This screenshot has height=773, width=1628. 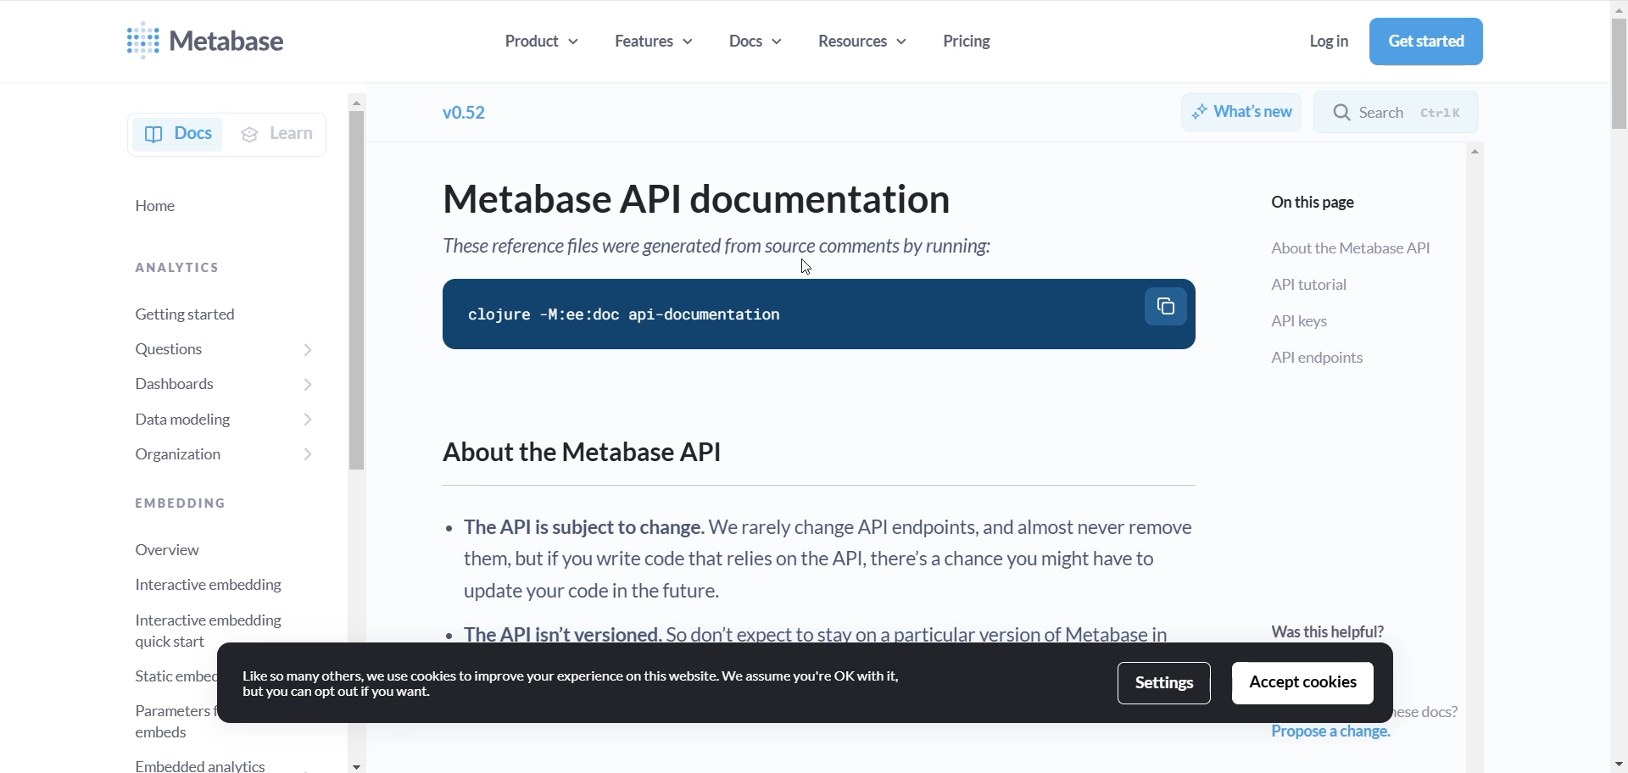 I want to click on getting started, so click(x=197, y=309).